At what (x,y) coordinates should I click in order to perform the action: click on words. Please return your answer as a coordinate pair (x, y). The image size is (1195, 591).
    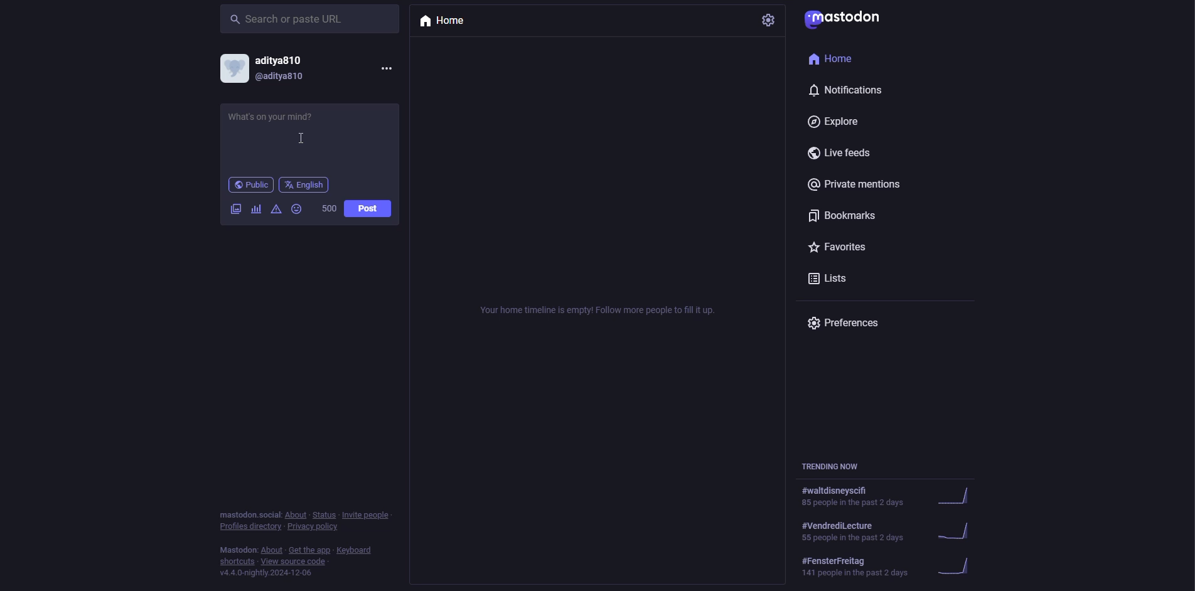
    Looking at the image, I should click on (328, 208).